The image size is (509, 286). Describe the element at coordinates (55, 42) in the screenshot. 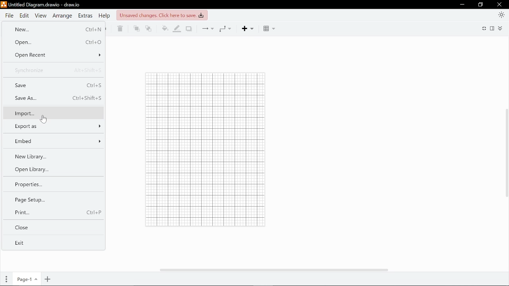

I see `Open` at that location.